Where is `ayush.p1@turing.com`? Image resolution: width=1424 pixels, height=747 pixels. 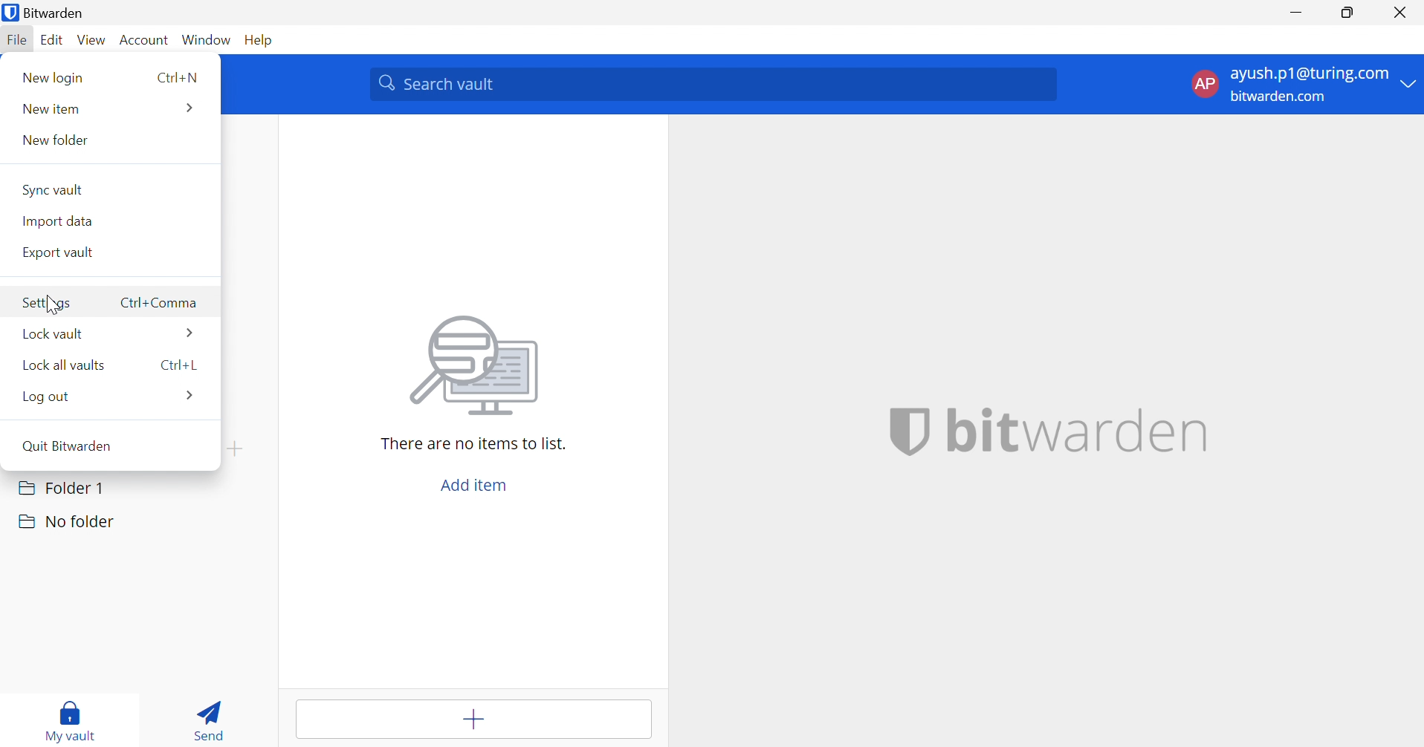
ayush.p1@turing.com is located at coordinates (1309, 76).